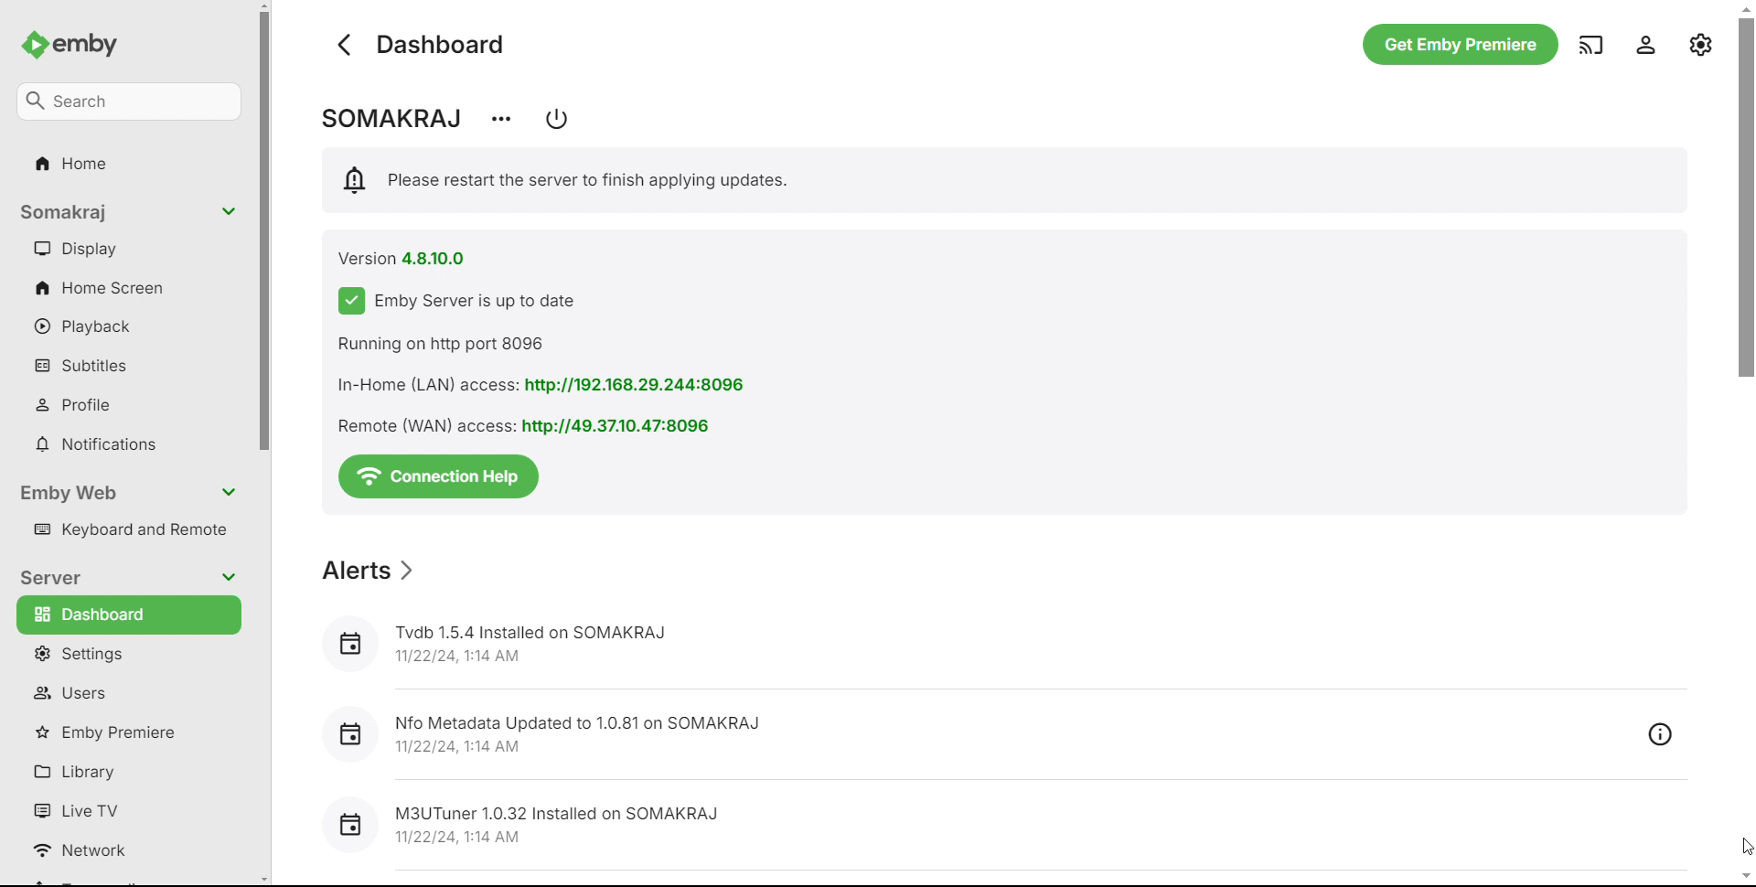  Describe the element at coordinates (389, 119) in the screenshot. I see `SOMAKRAJ` at that location.